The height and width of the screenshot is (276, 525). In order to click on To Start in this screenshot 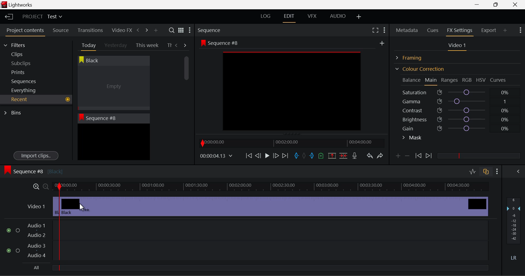, I will do `click(248, 155)`.